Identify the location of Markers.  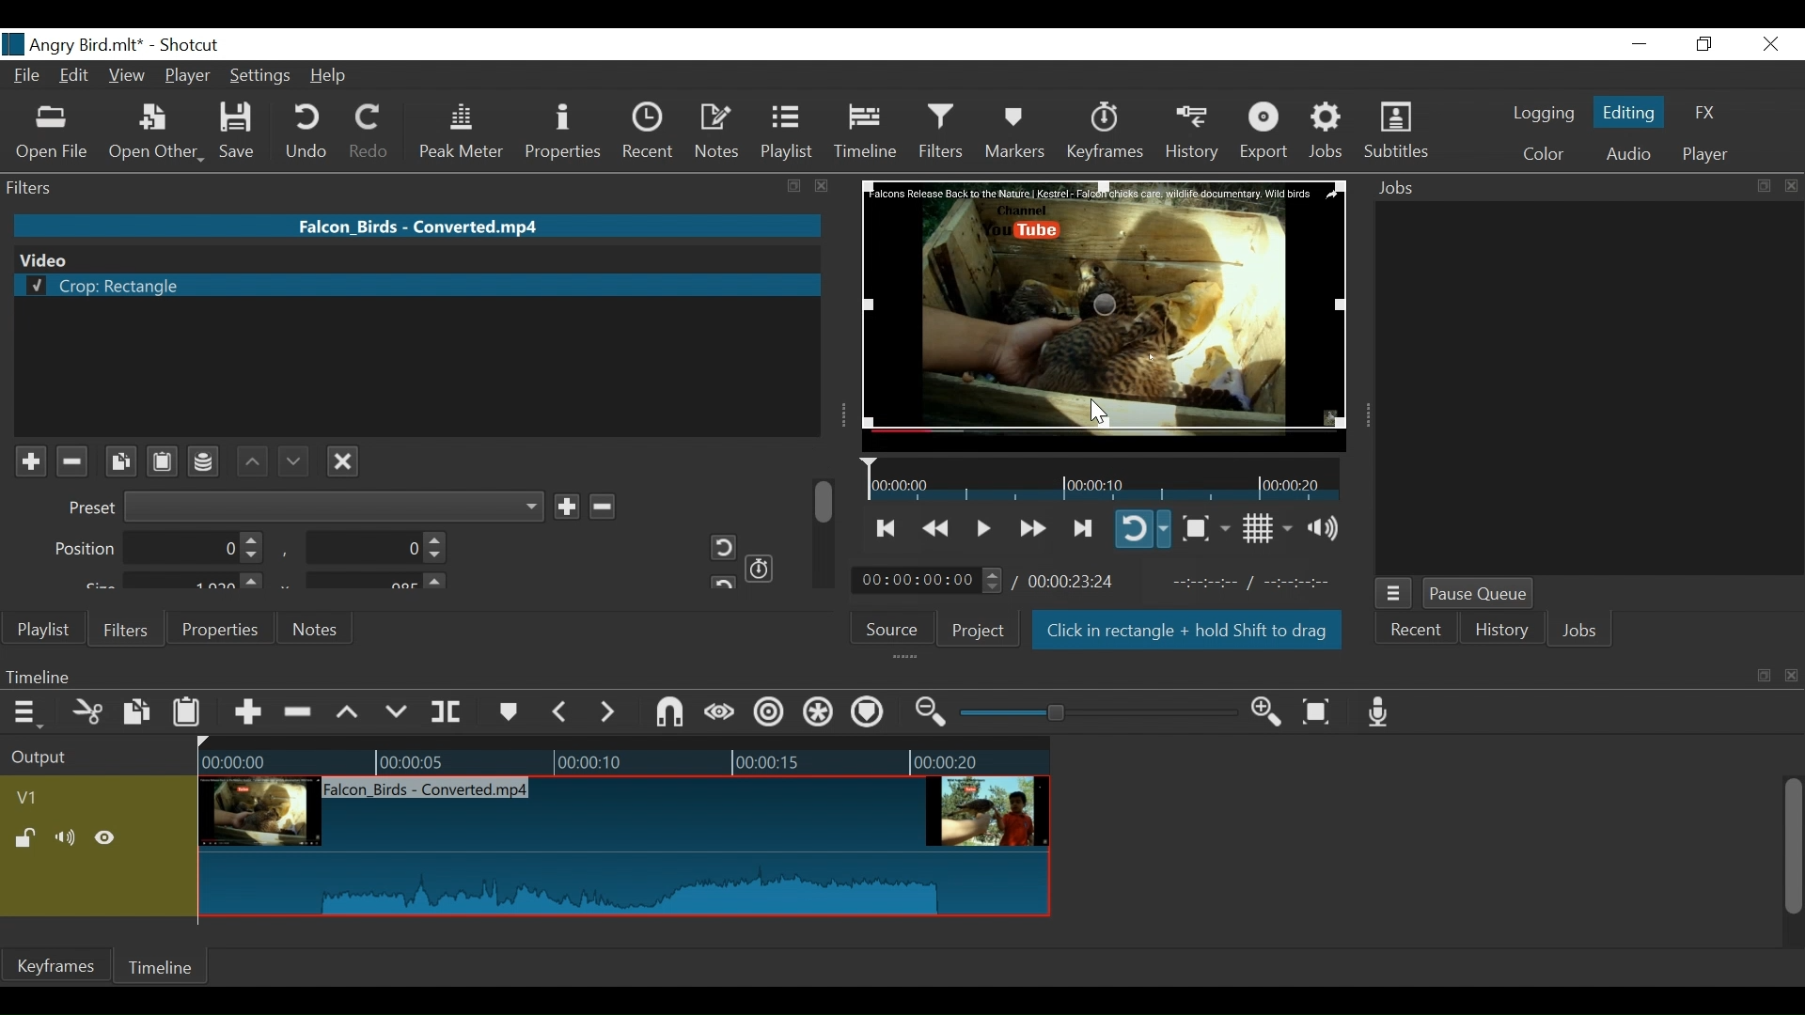
(1014, 132).